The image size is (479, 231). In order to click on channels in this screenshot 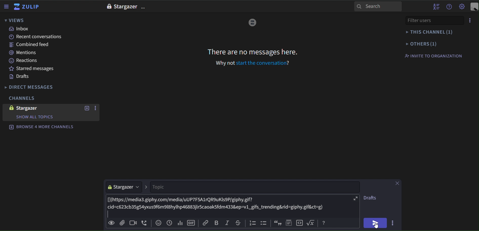, I will do `click(21, 99)`.